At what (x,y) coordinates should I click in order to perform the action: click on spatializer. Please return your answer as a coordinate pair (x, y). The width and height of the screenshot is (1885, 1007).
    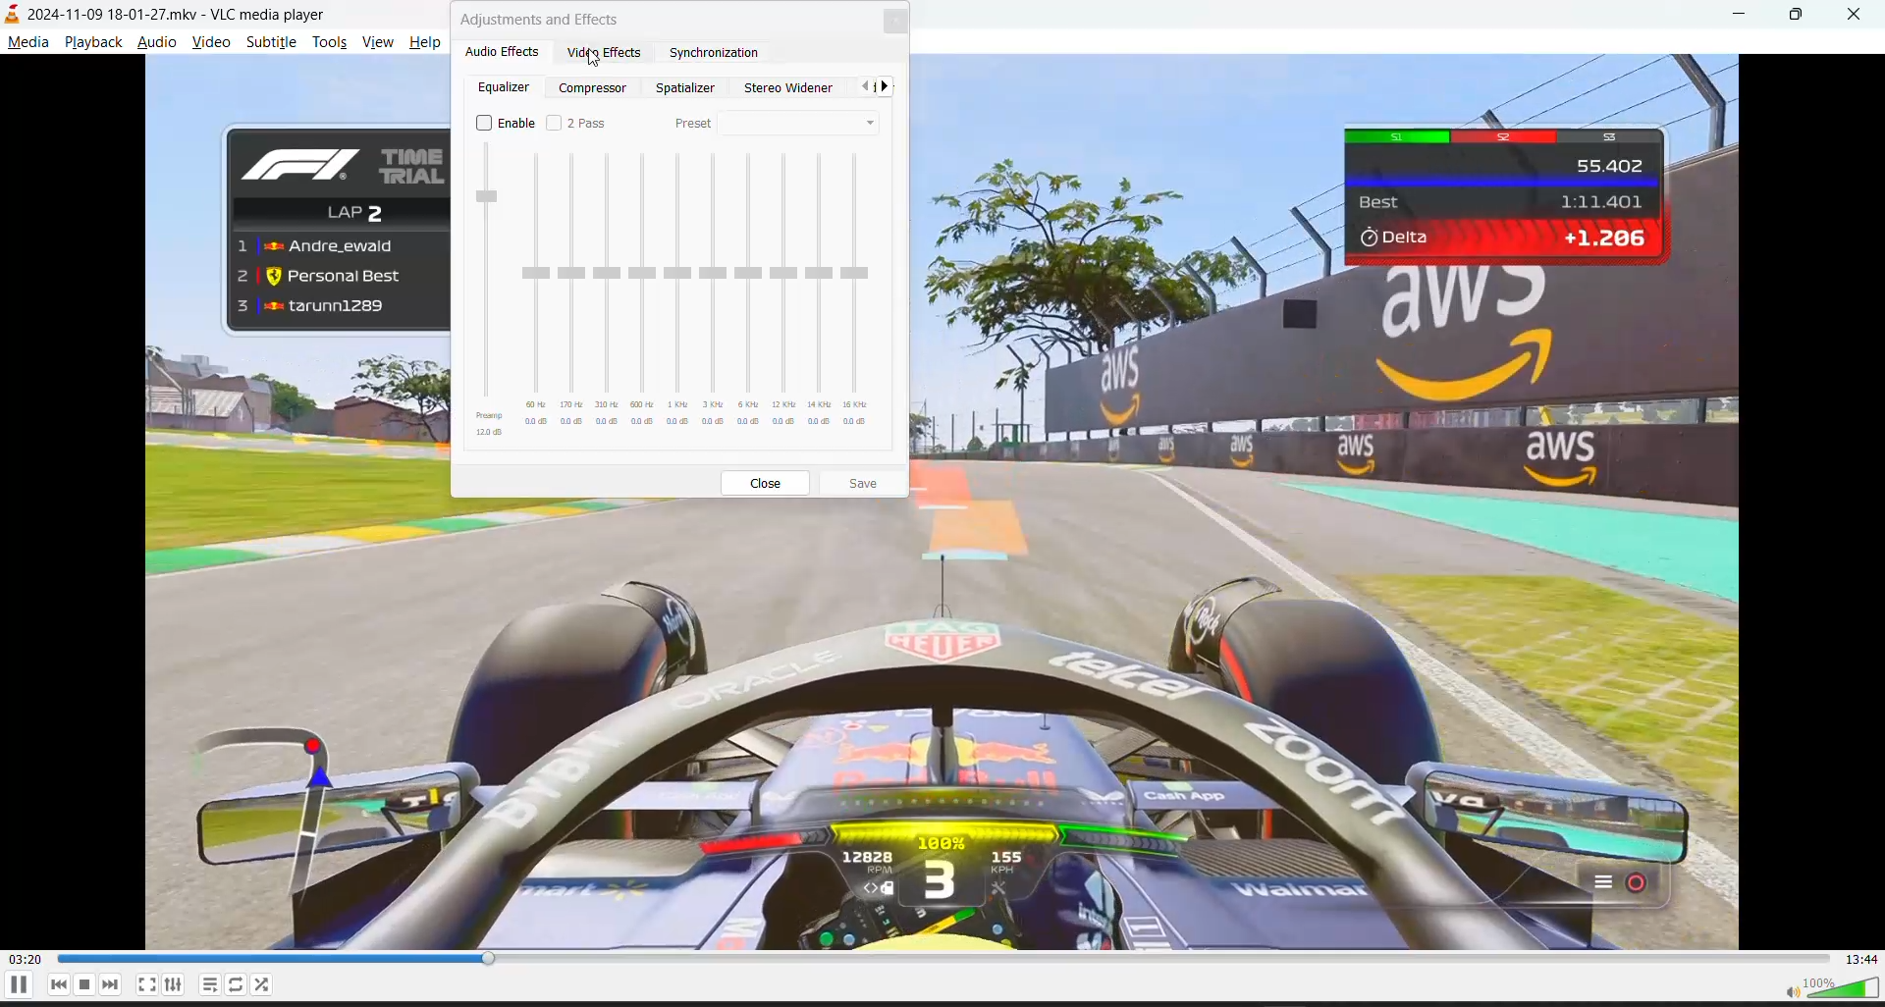
    Looking at the image, I should click on (689, 89).